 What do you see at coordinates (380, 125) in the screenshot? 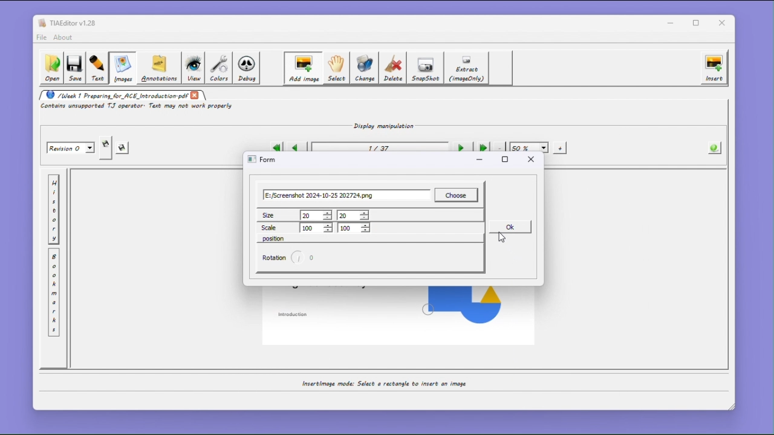
I see `Display manipulation` at bounding box center [380, 125].